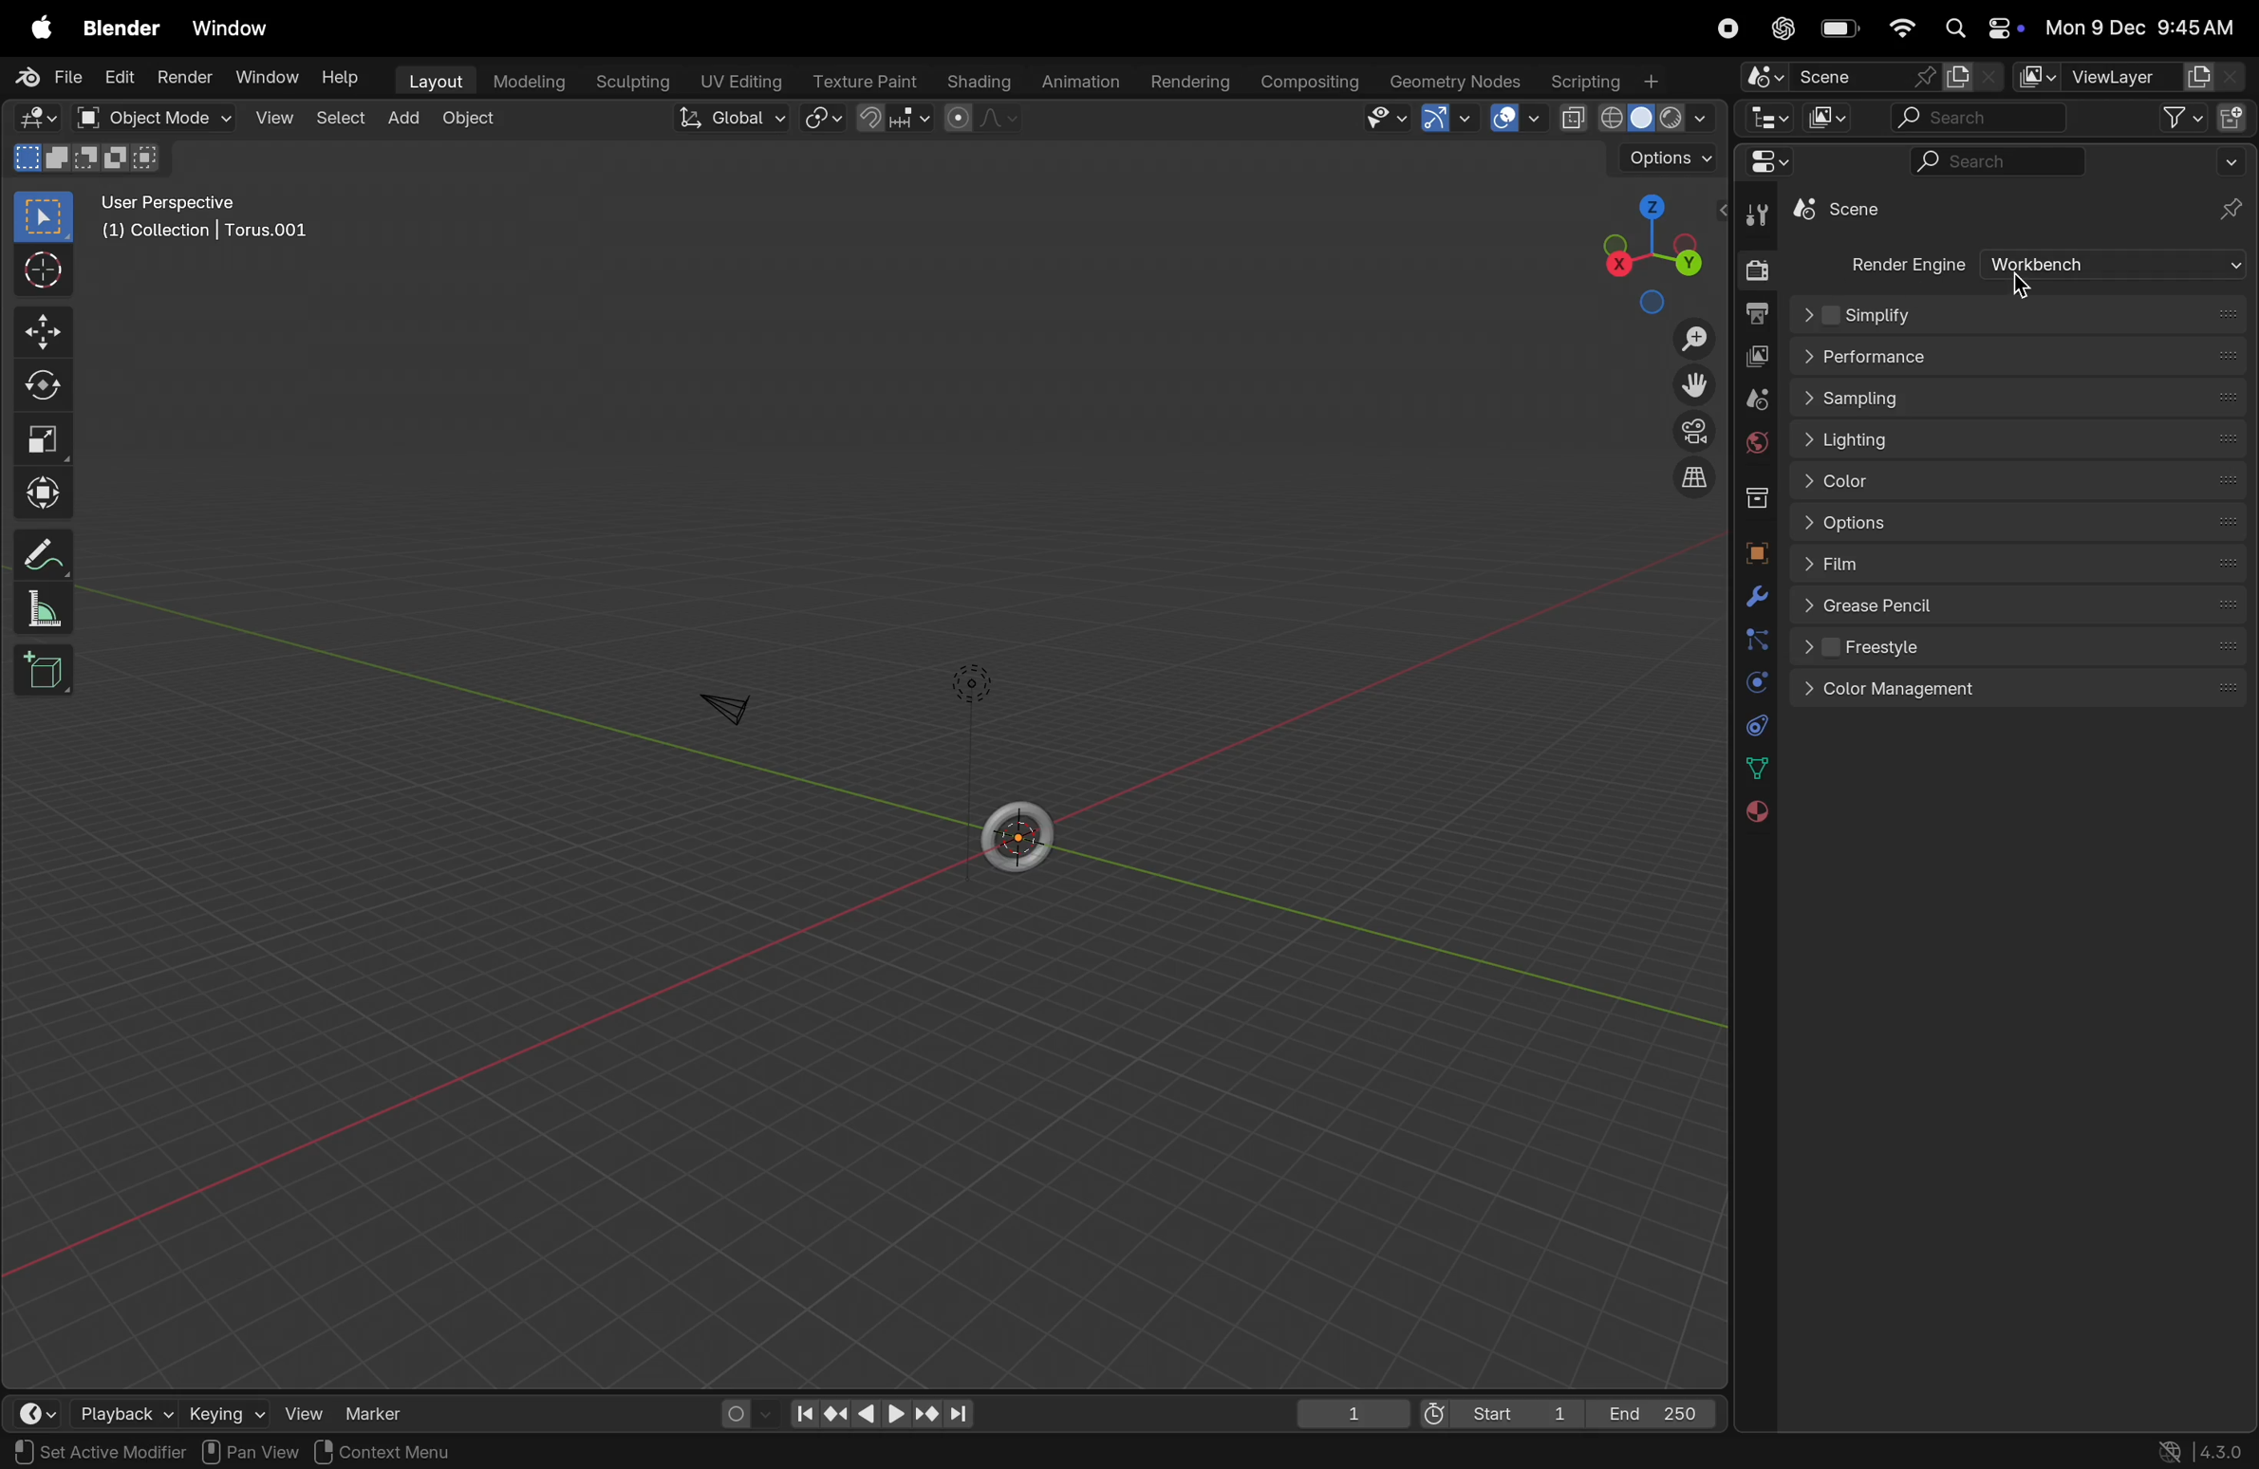 This screenshot has height=1469, width=2259. What do you see at coordinates (383, 1417) in the screenshot?
I see `marker` at bounding box center [383, 1417].